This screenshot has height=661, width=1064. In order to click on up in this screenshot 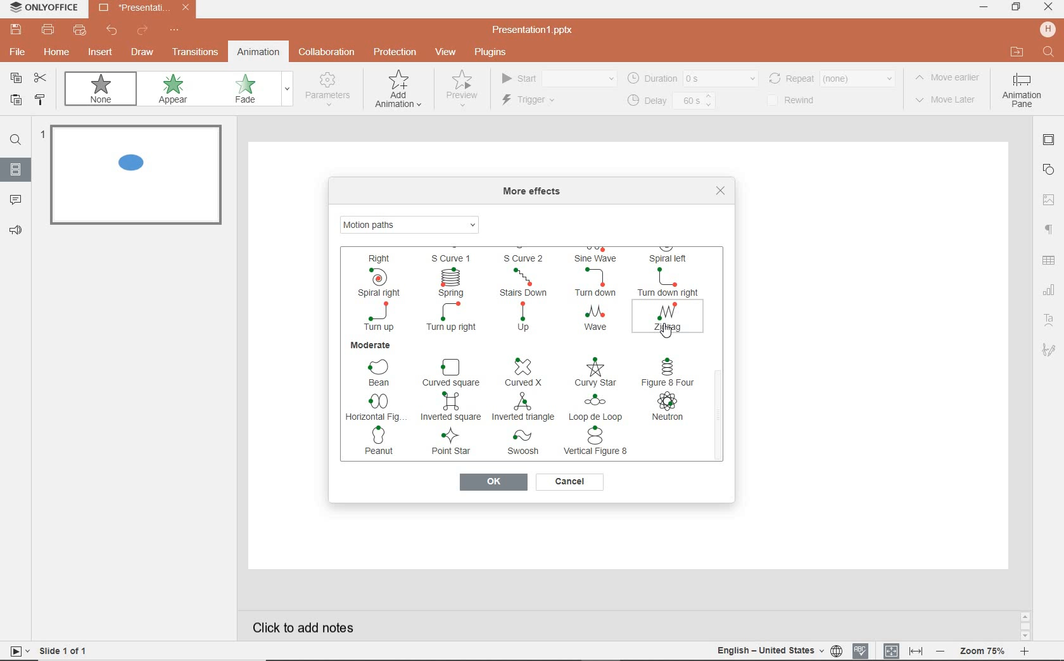, I will do `click(526, 318)`.